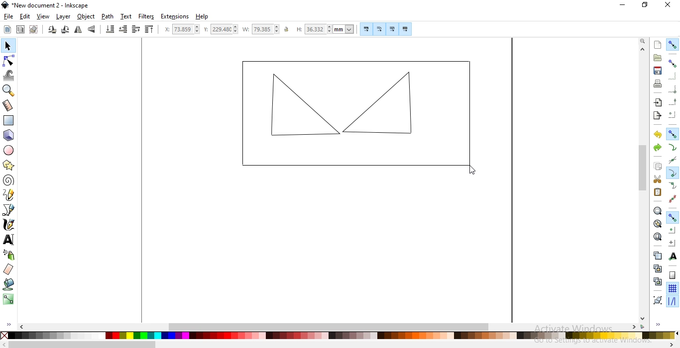 The width and height of the screenshot is (680, 348). Describe the element at coordinates (673, 45) in the screenshot. I see `enable snapping` at that location.